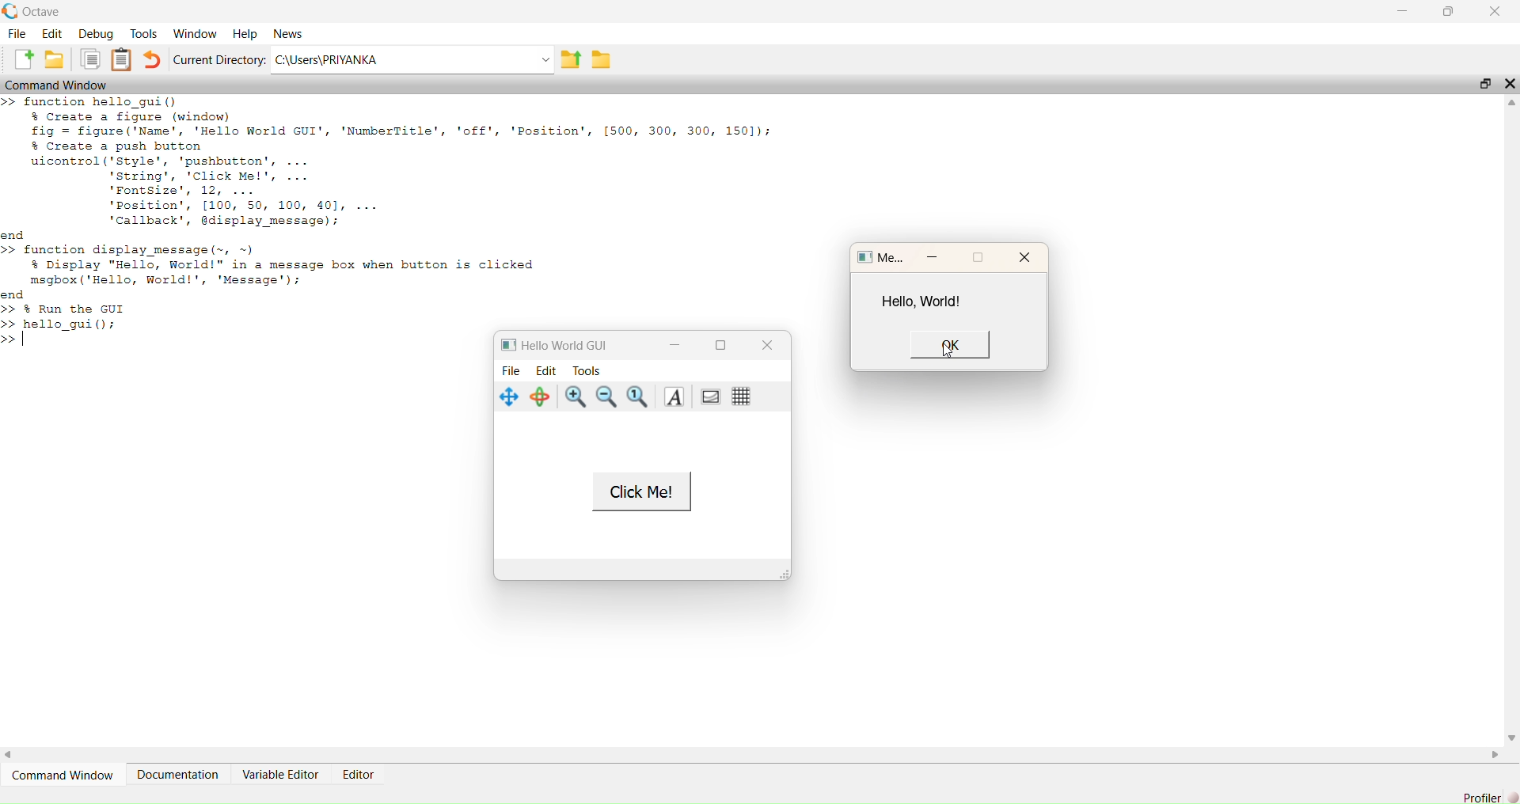 This screenshot has height=804, width=1520. I want to click on Tools, so click(591, 370).